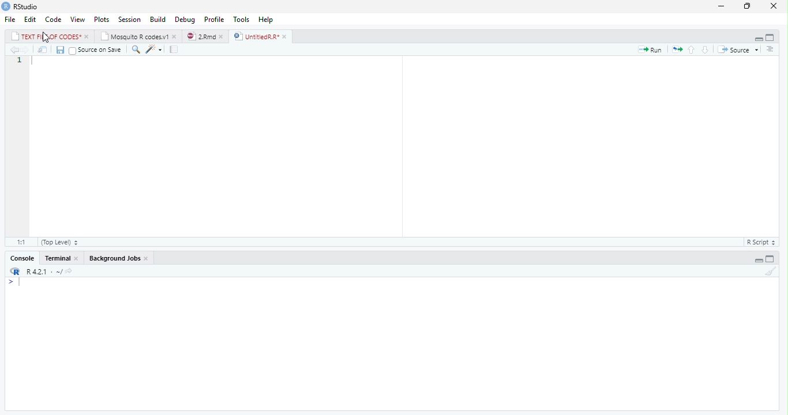 This screenshot has width=788, height=415. Describe the element at coordinates (205, 36) in the screenshot. I see `2.Rmd` at that location.